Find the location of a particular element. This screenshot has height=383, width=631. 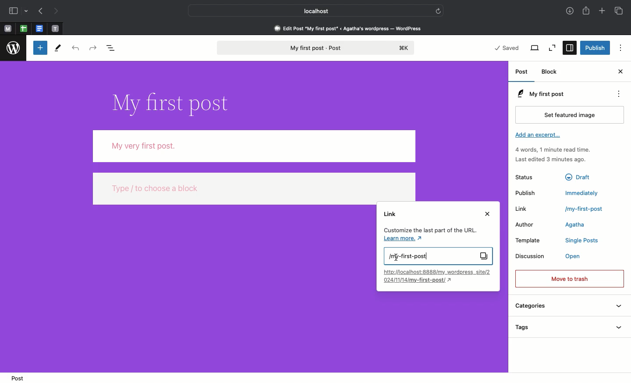

Post is located at coordinates (21, 378).